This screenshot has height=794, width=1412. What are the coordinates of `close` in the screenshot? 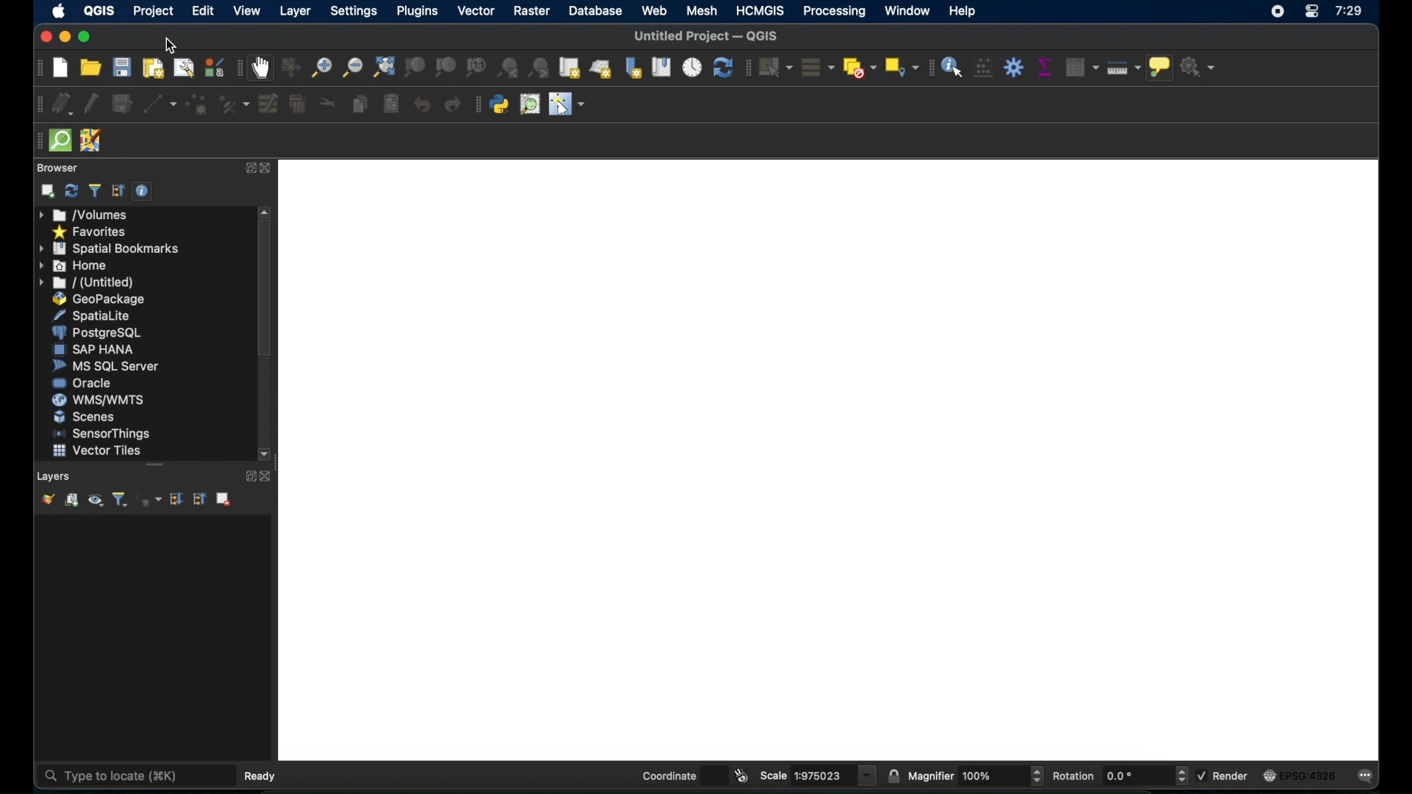 It's located at (268, 168).